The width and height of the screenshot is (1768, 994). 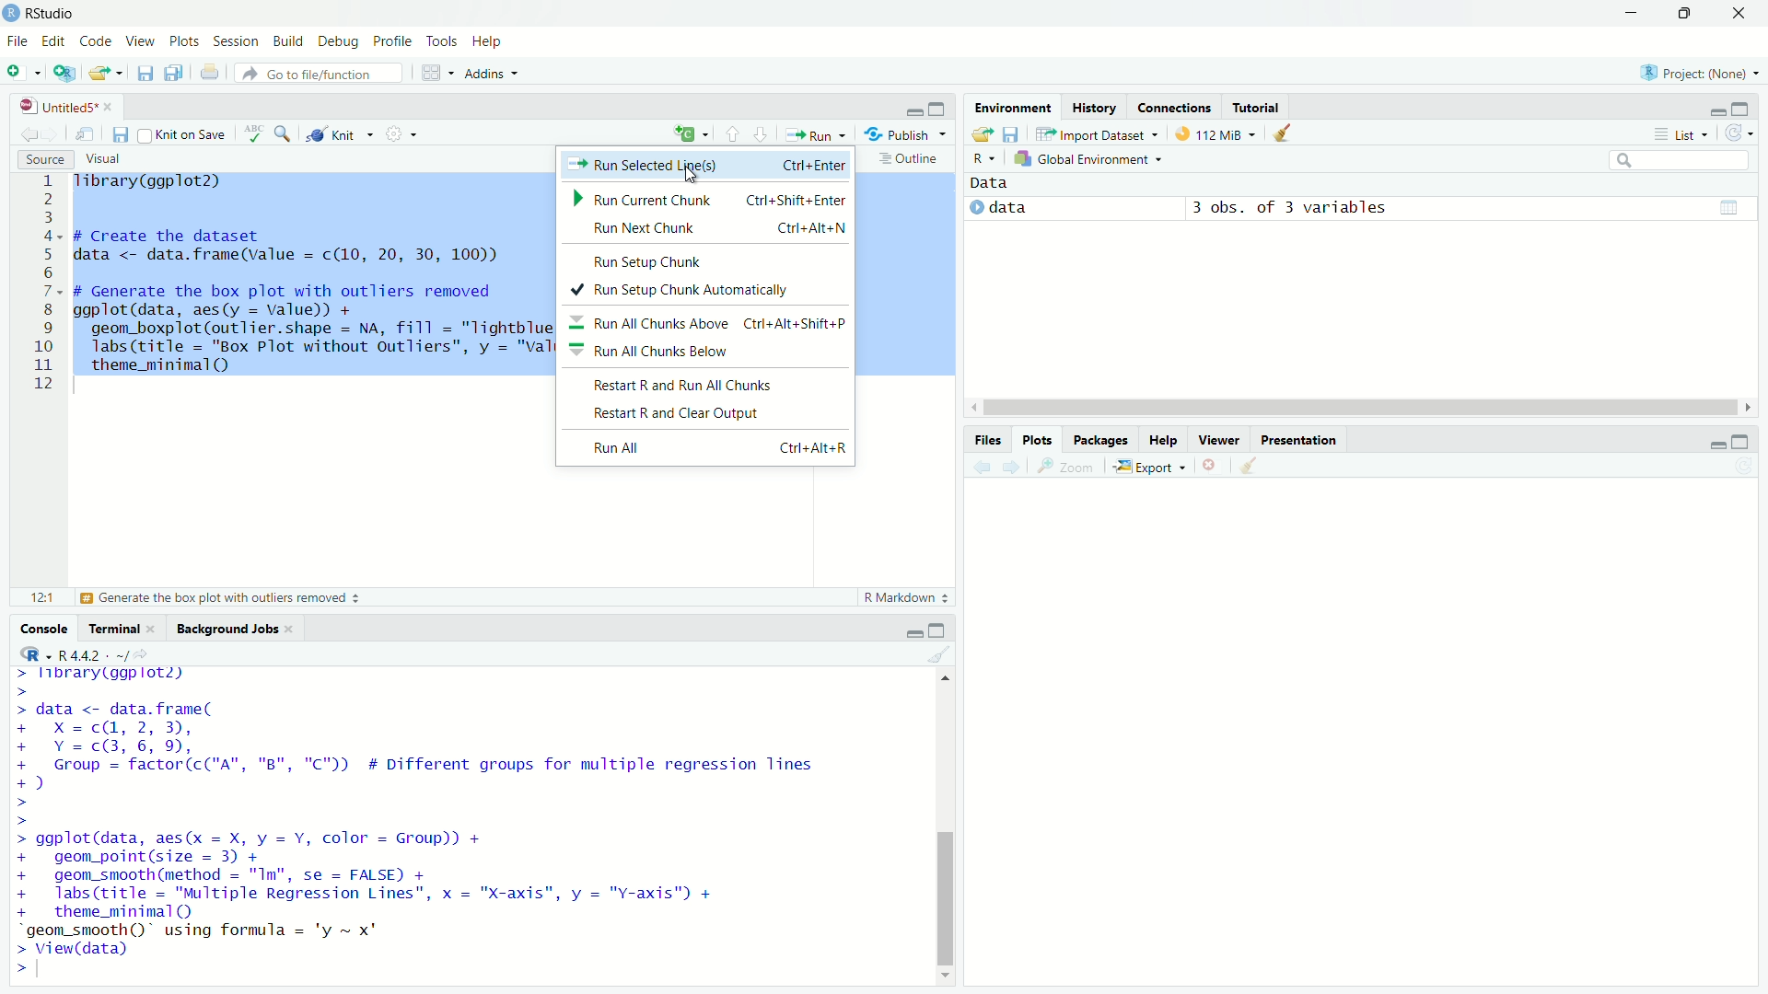 I want to click on R447 . ~/, so click(x=76, y=652).